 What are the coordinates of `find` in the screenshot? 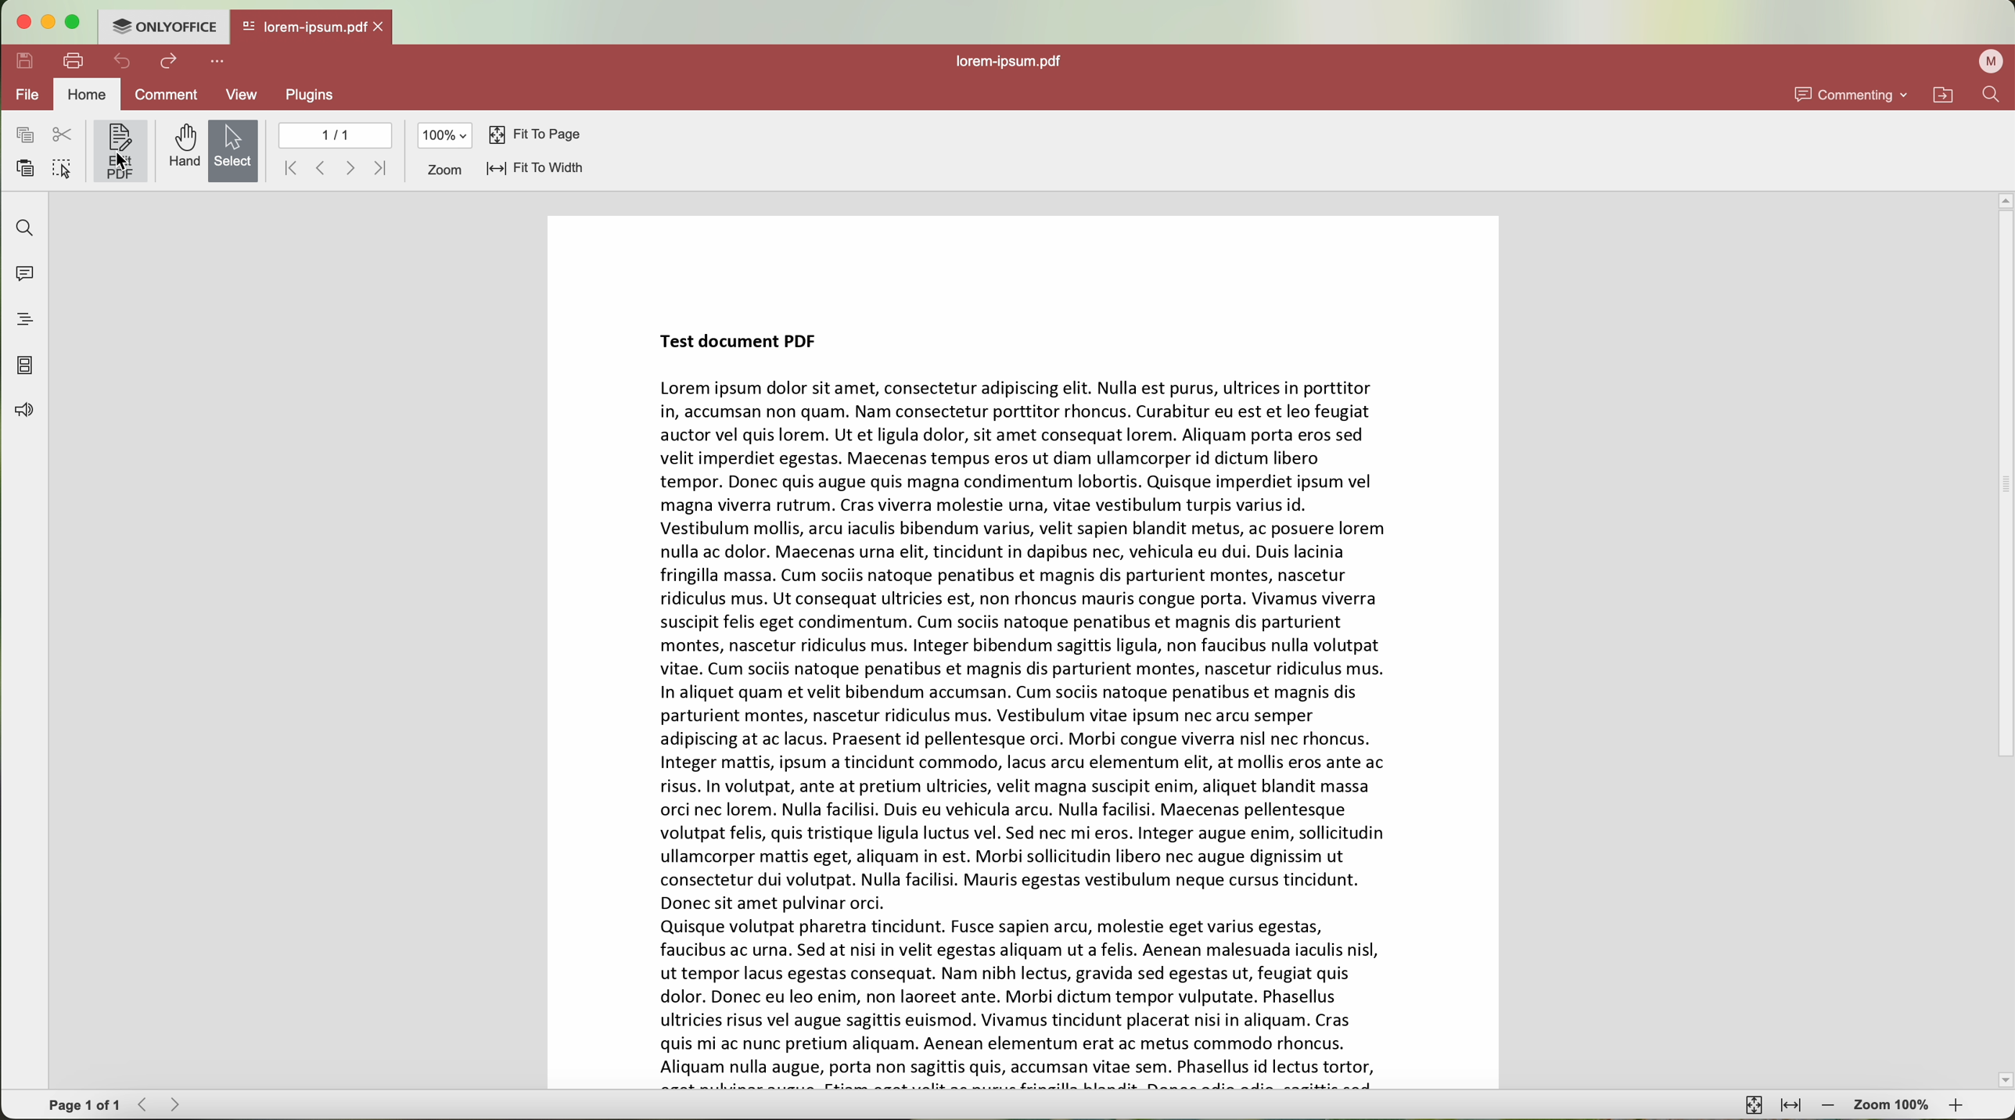 It's located at (1993, 95).